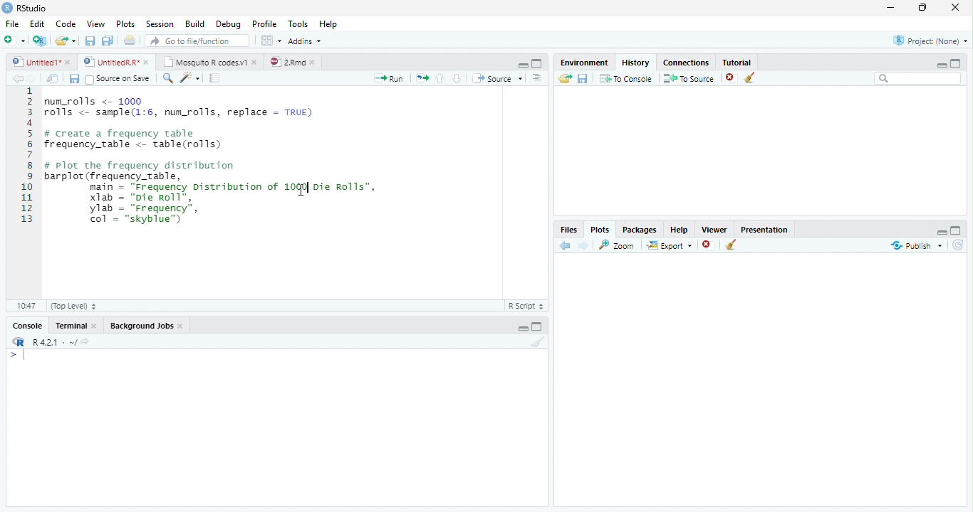 Image resolution: width=973 pixels, height=512 pixels. I want to click on Compile Report, so click(216, 78).